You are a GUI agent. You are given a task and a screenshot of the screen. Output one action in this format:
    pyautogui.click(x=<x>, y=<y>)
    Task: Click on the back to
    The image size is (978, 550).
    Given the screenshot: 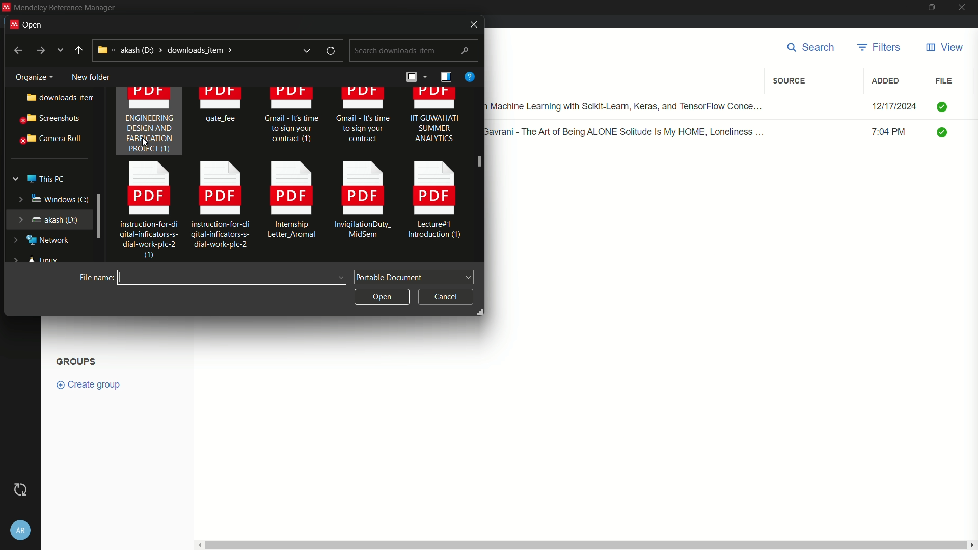 What is the action you would take?
    pyautogui.click(x=15, y=49)
    